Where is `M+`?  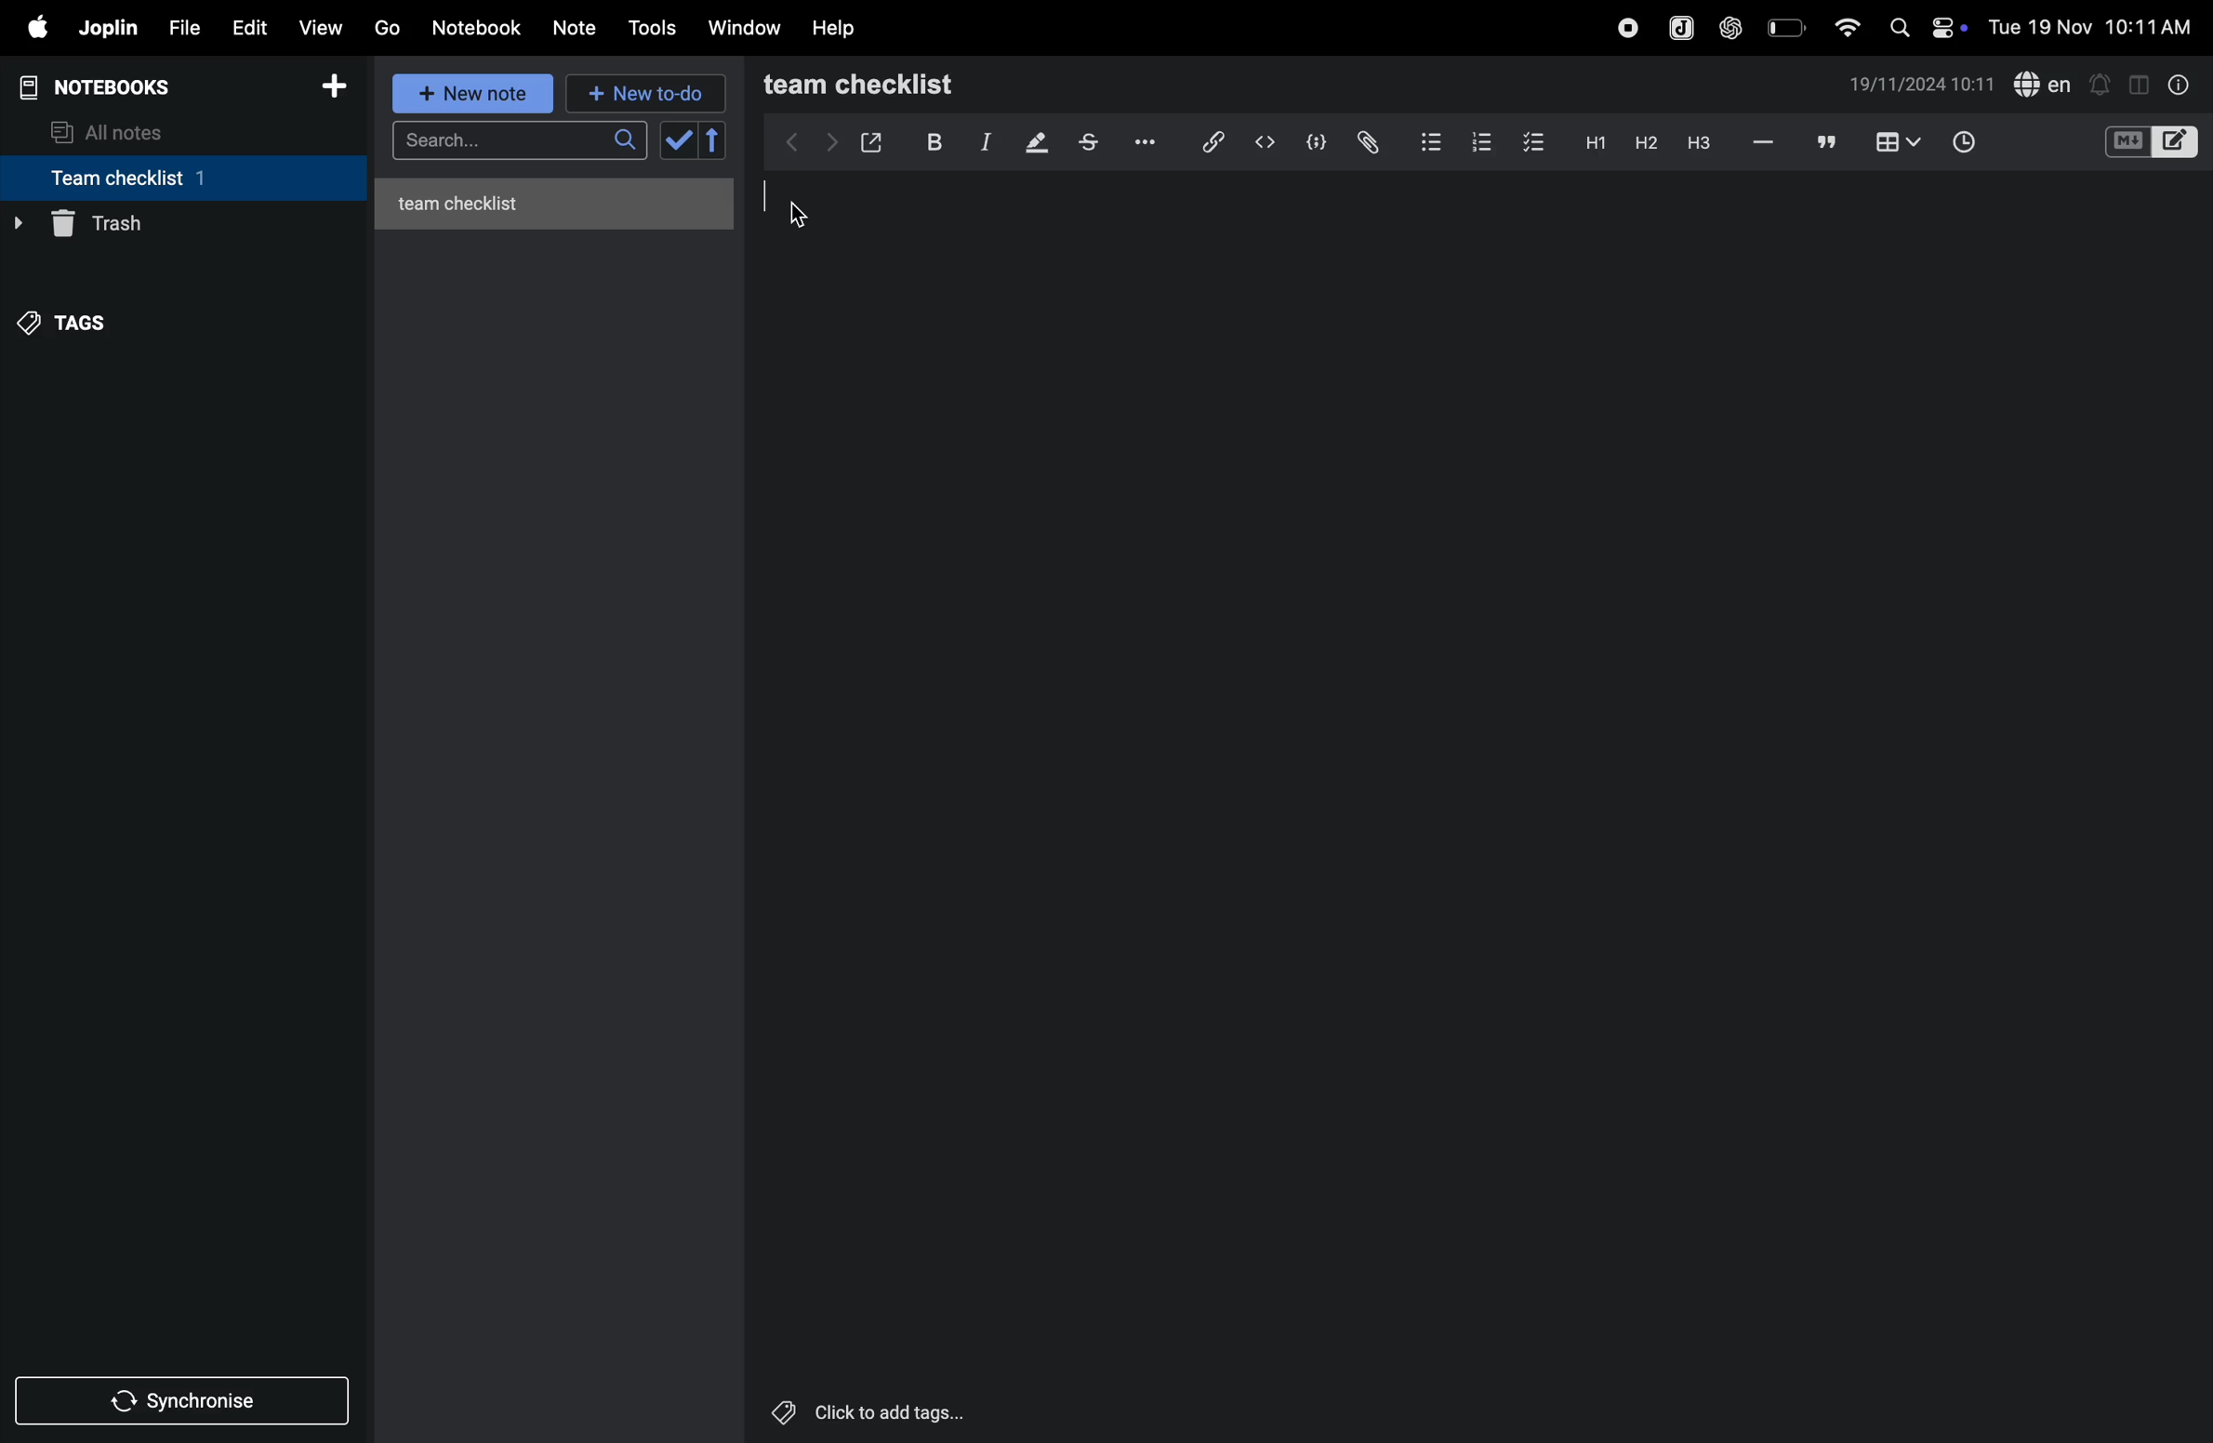
M+ is located at coordinates (2126, 142).